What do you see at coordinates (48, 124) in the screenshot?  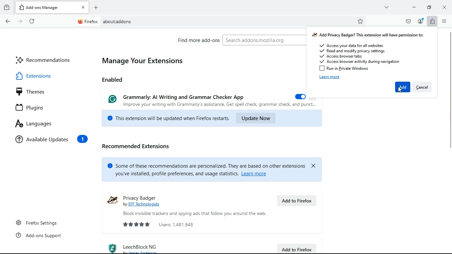 I see `languages` at bounding box center [48, 124].